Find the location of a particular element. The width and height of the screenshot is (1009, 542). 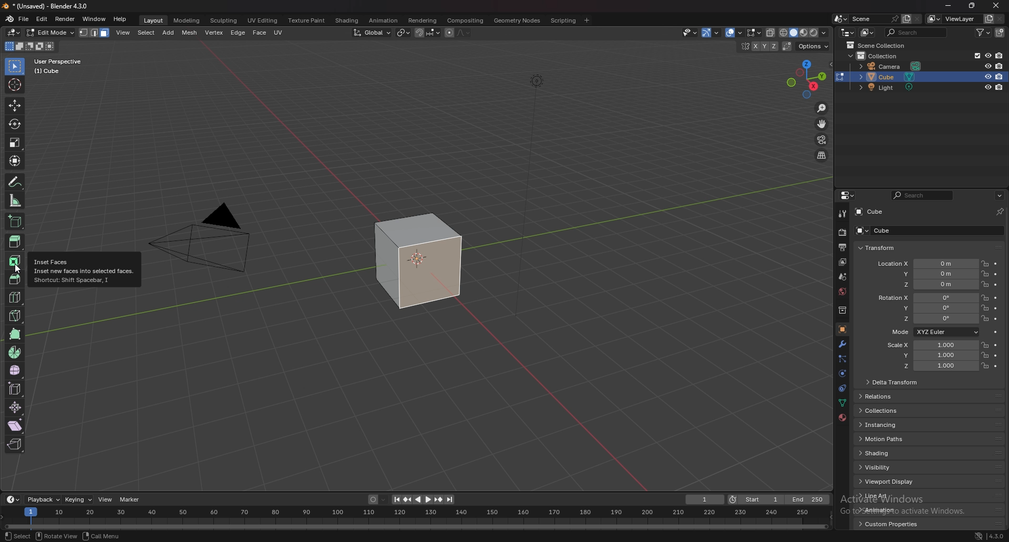

scroll bar is located at coordinates (1007, 371).